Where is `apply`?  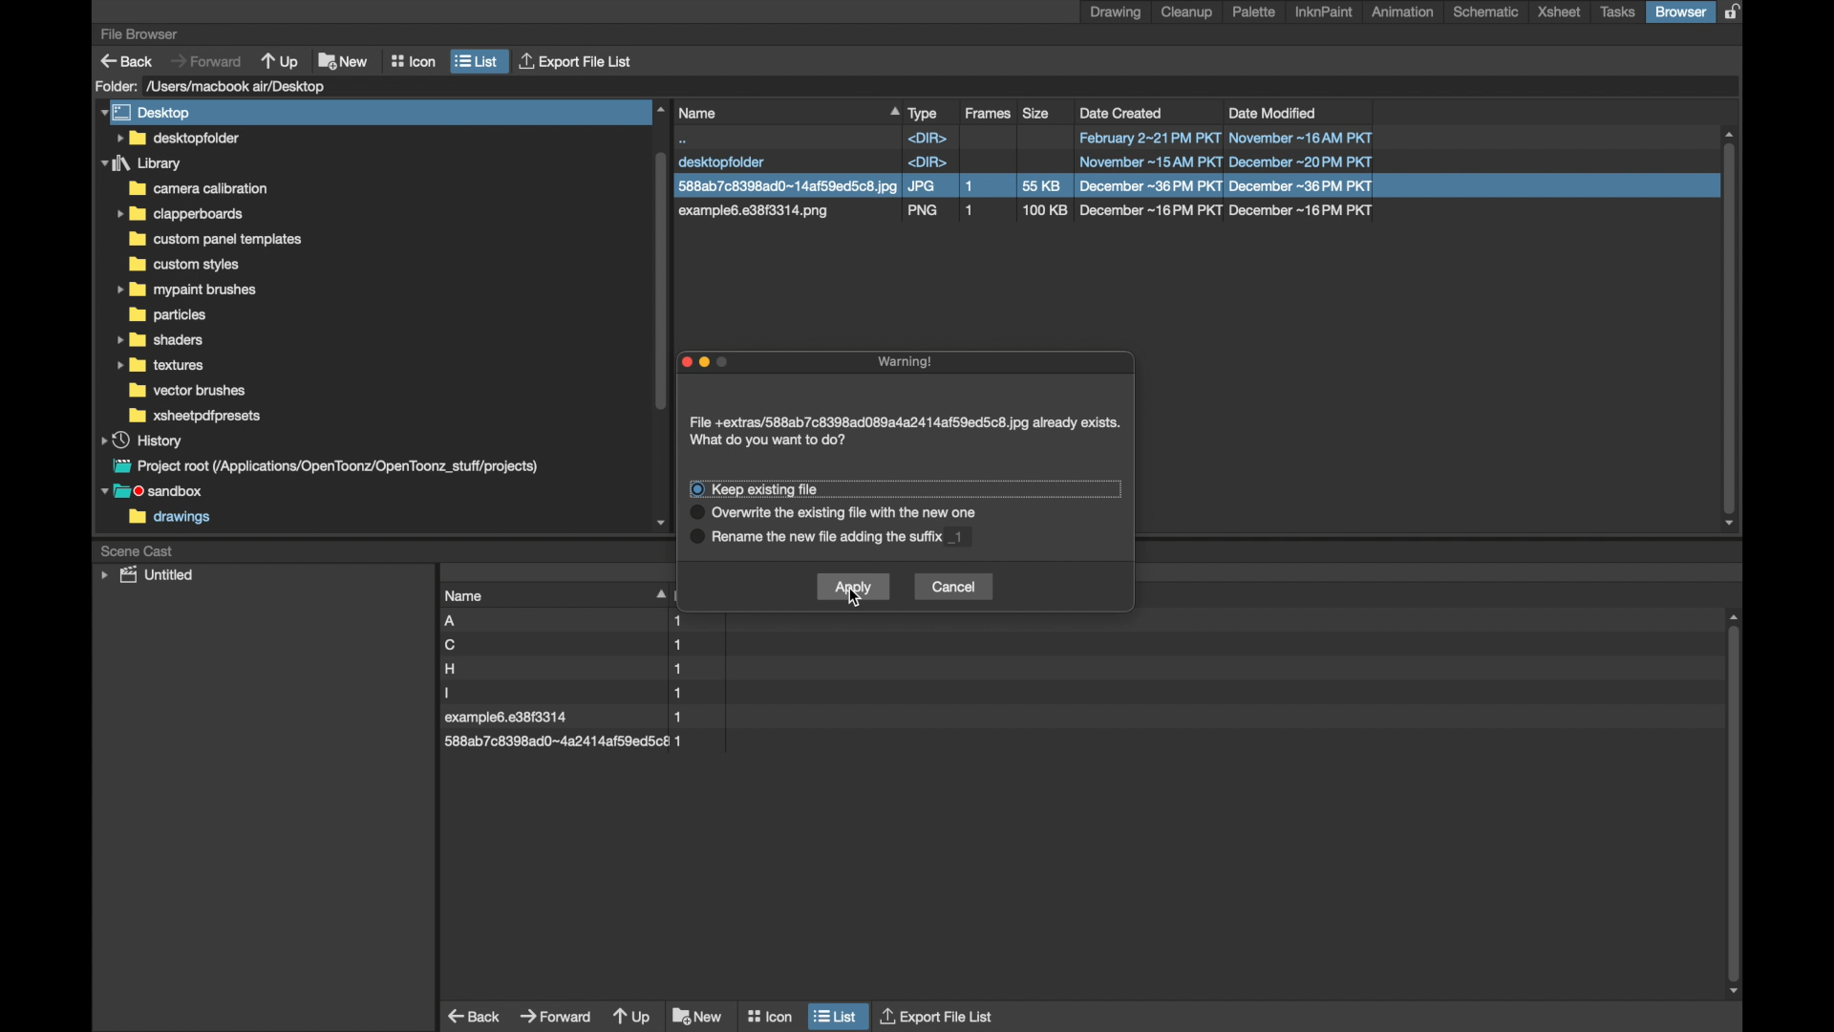
apply is located at coordinates (853, 586).